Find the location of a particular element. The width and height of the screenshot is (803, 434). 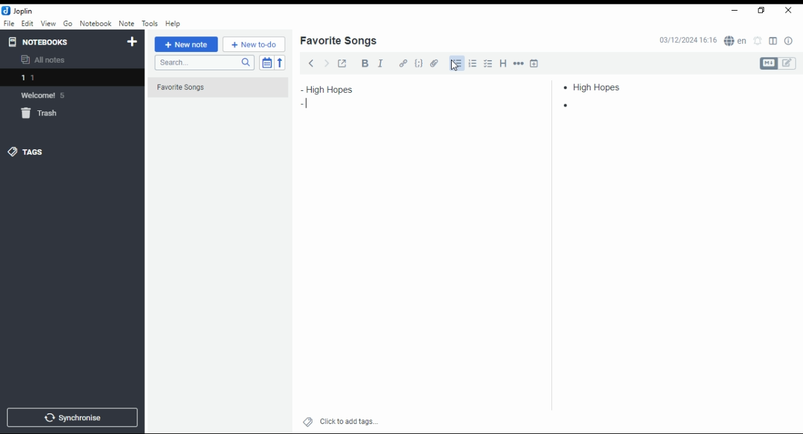

new notebook is located at coordinates (132, 42).